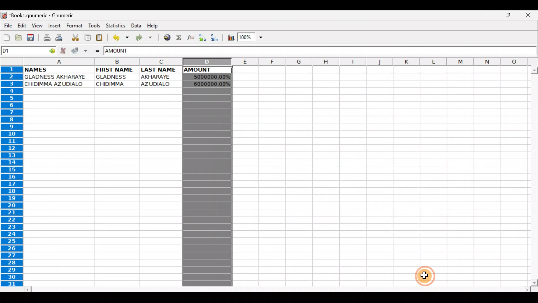 This screenshot has height=303, width=538. What do you see at coordinates (6, 38) in the screenshot?
I see `Create new workbook` at bounding box center [6, 38].